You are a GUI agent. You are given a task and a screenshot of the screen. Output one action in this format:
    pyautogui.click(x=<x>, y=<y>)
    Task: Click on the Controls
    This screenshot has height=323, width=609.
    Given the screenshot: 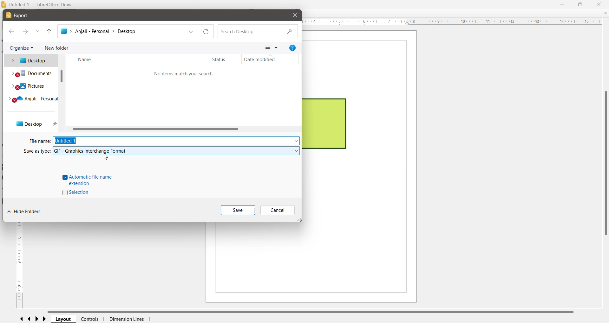 What is the action you would take?
    pyautogui.click(x=90, y=319)
    